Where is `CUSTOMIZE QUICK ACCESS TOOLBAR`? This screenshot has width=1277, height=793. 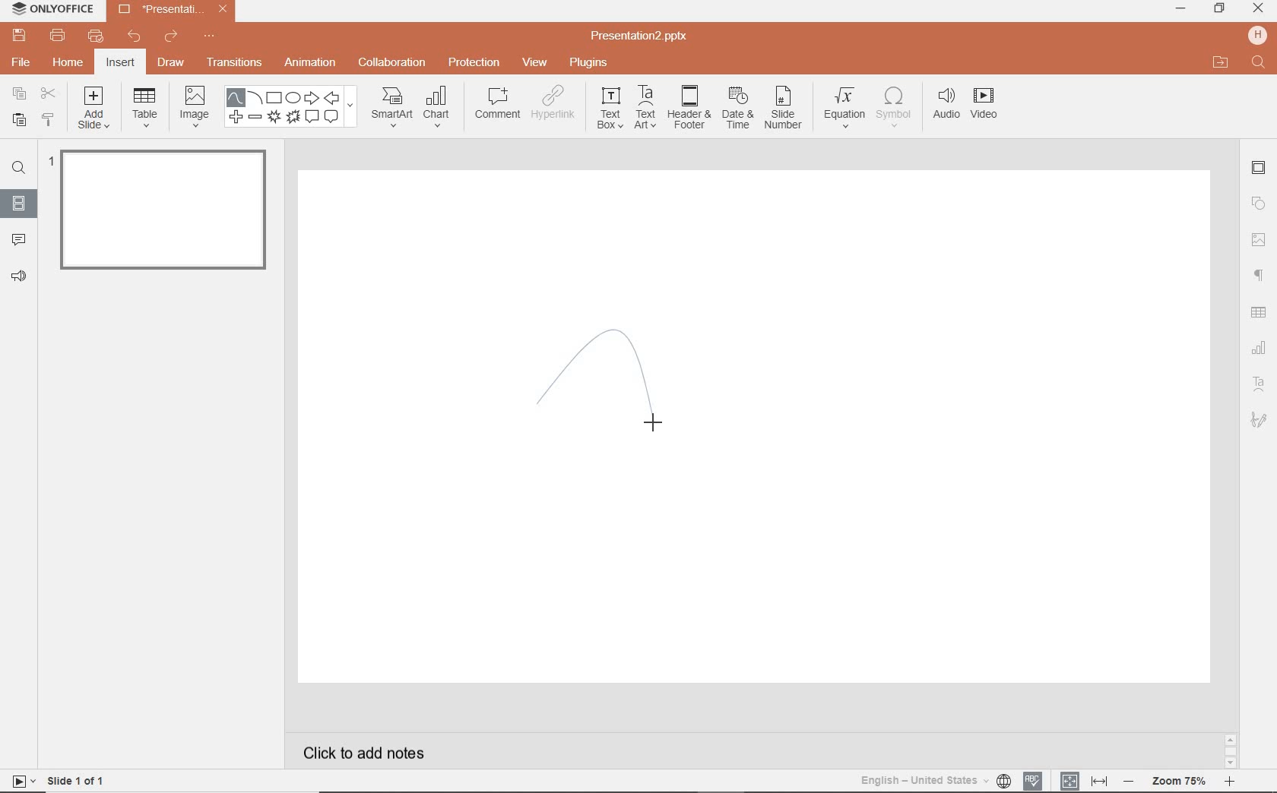
CUSTOMIZE QUICK ACCESS TOOLBAR is located at coordinates (209, 39).